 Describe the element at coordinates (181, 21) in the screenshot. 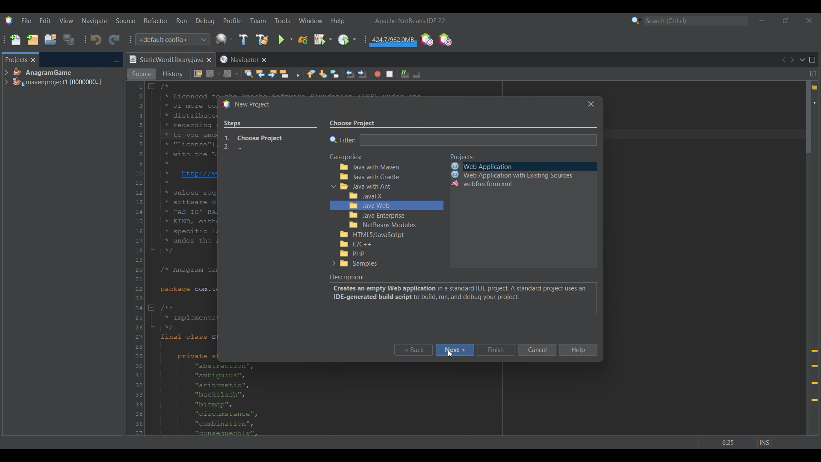

I see `Run menu` at that location.